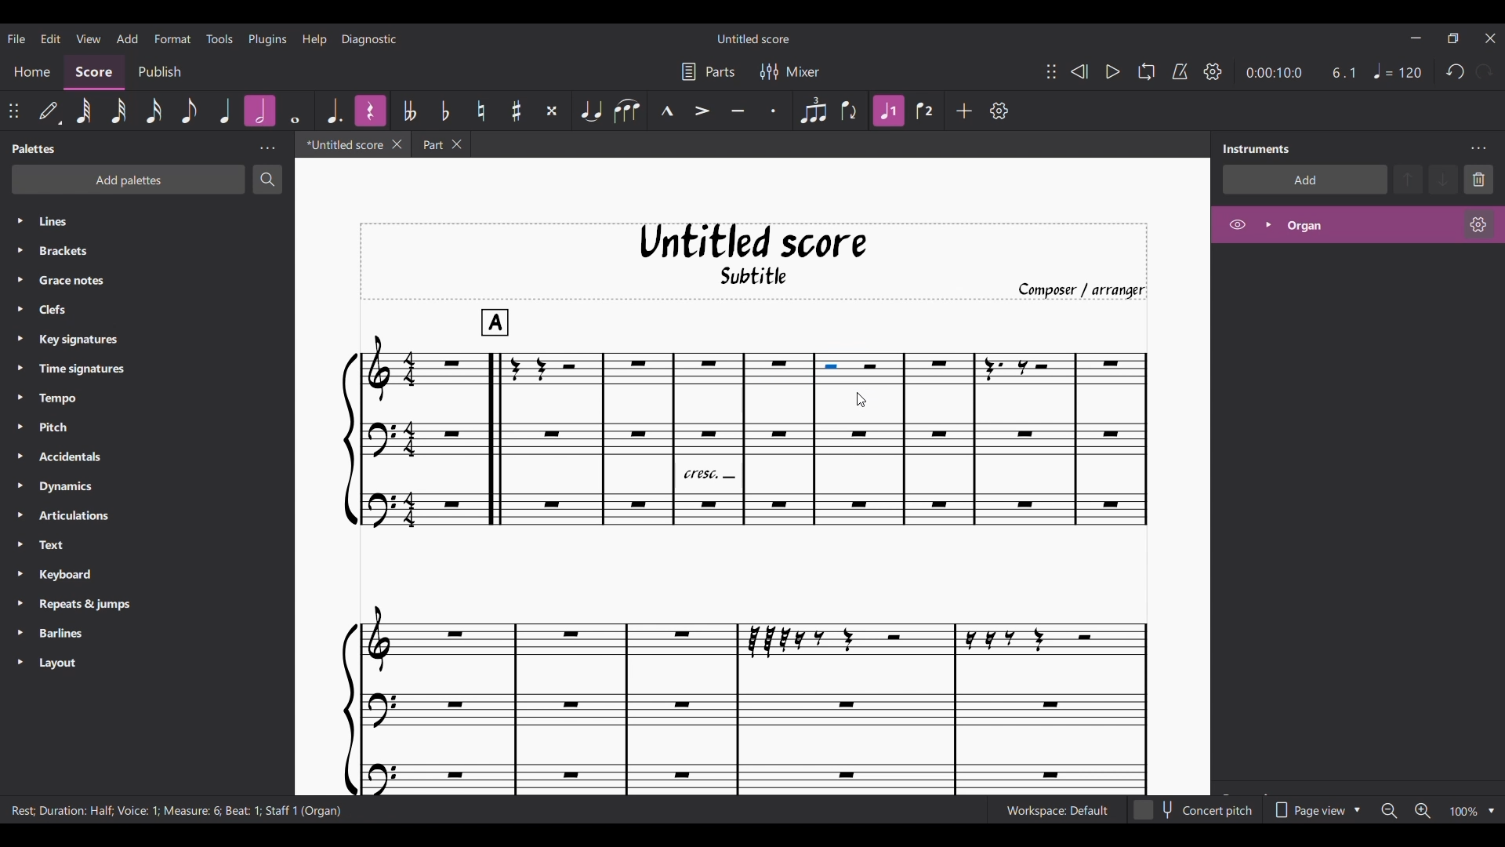  What do you see at coordinates (1180, 72) in the screenshot?
I see `Metronome` at bounding box center [1180, 72].